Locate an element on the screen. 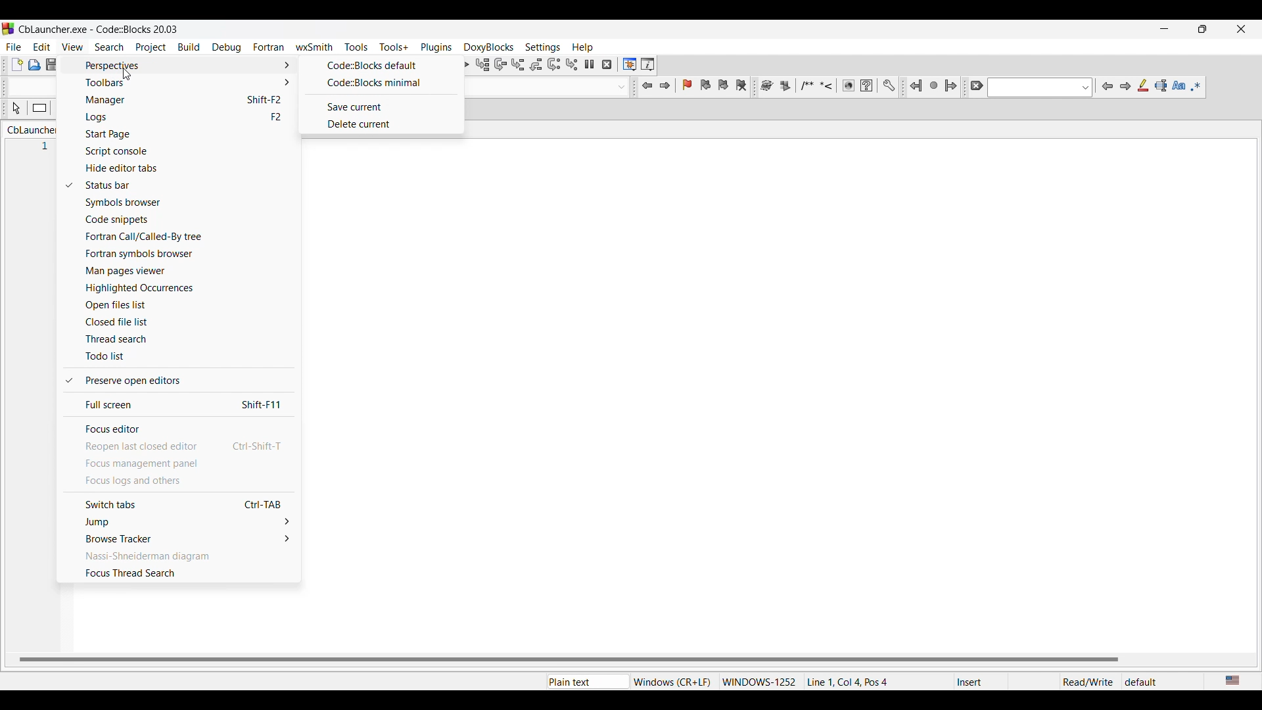 The height and width of the screenshot is (710, 1262). Open is located at coordinates (35, 65).